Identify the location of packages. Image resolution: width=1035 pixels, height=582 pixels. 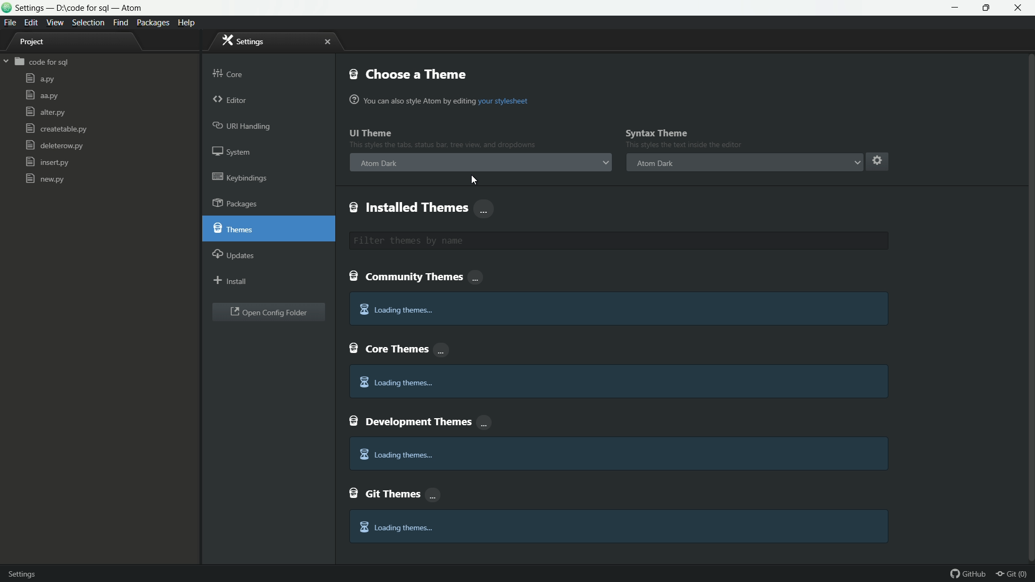
(235, 203).